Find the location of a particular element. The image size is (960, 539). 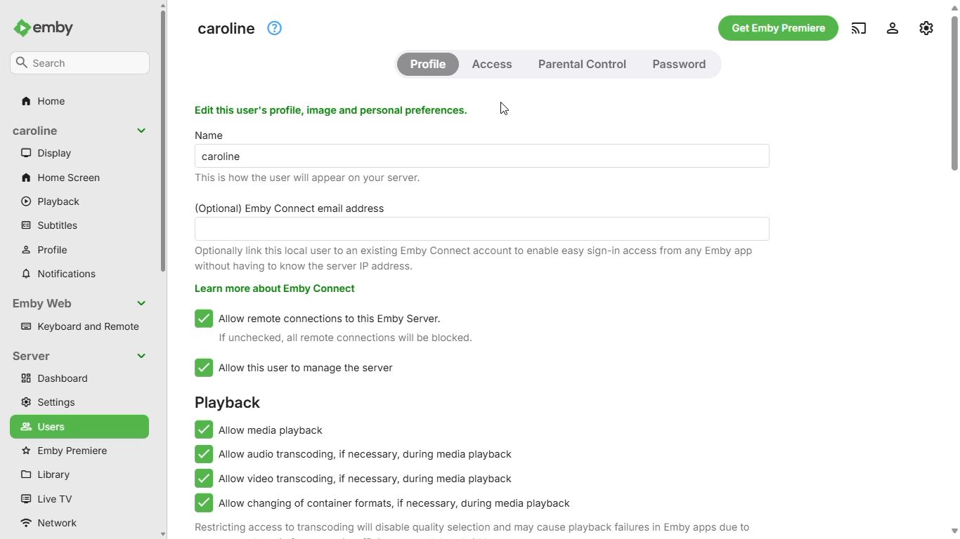

allow audio transcoding, if necessary, during media playback is located at coordinates (353, 454).